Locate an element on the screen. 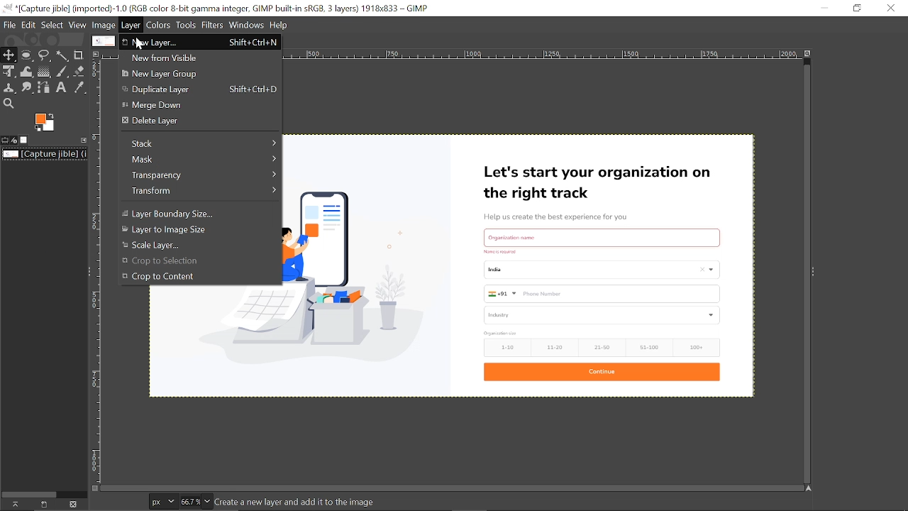 The width and height of the screenshot is (908, 511). Edit is located at coordinates (29, 26).